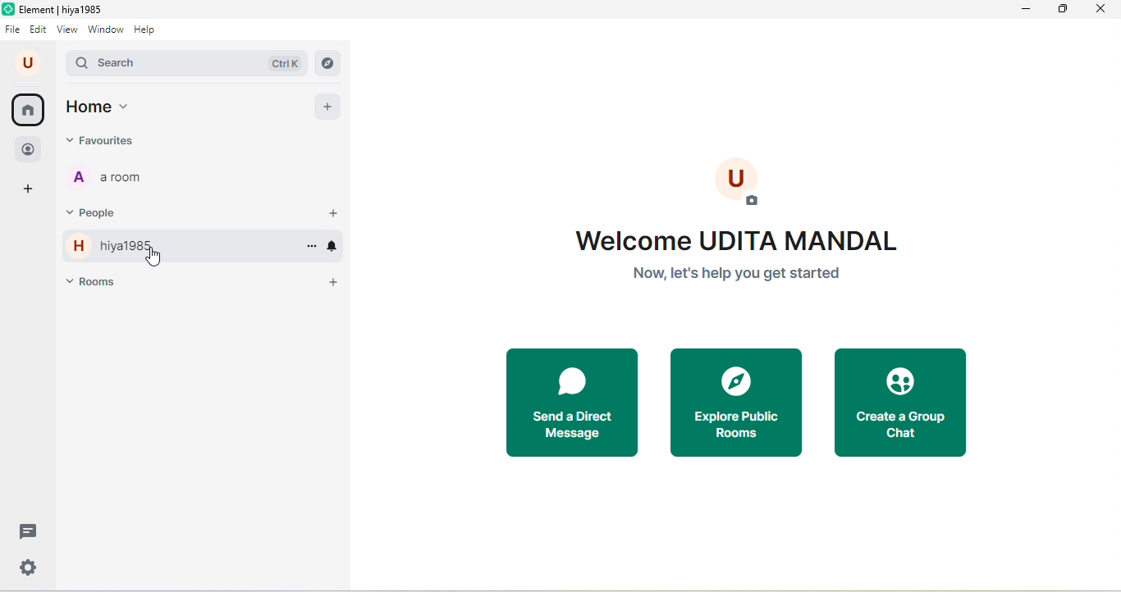 This screenshot has width=1121, height=592. What do you see at coordinates (570, 403) in the screenshot?
I see `Send a DirectMessag` at bounding box center [570, 403].